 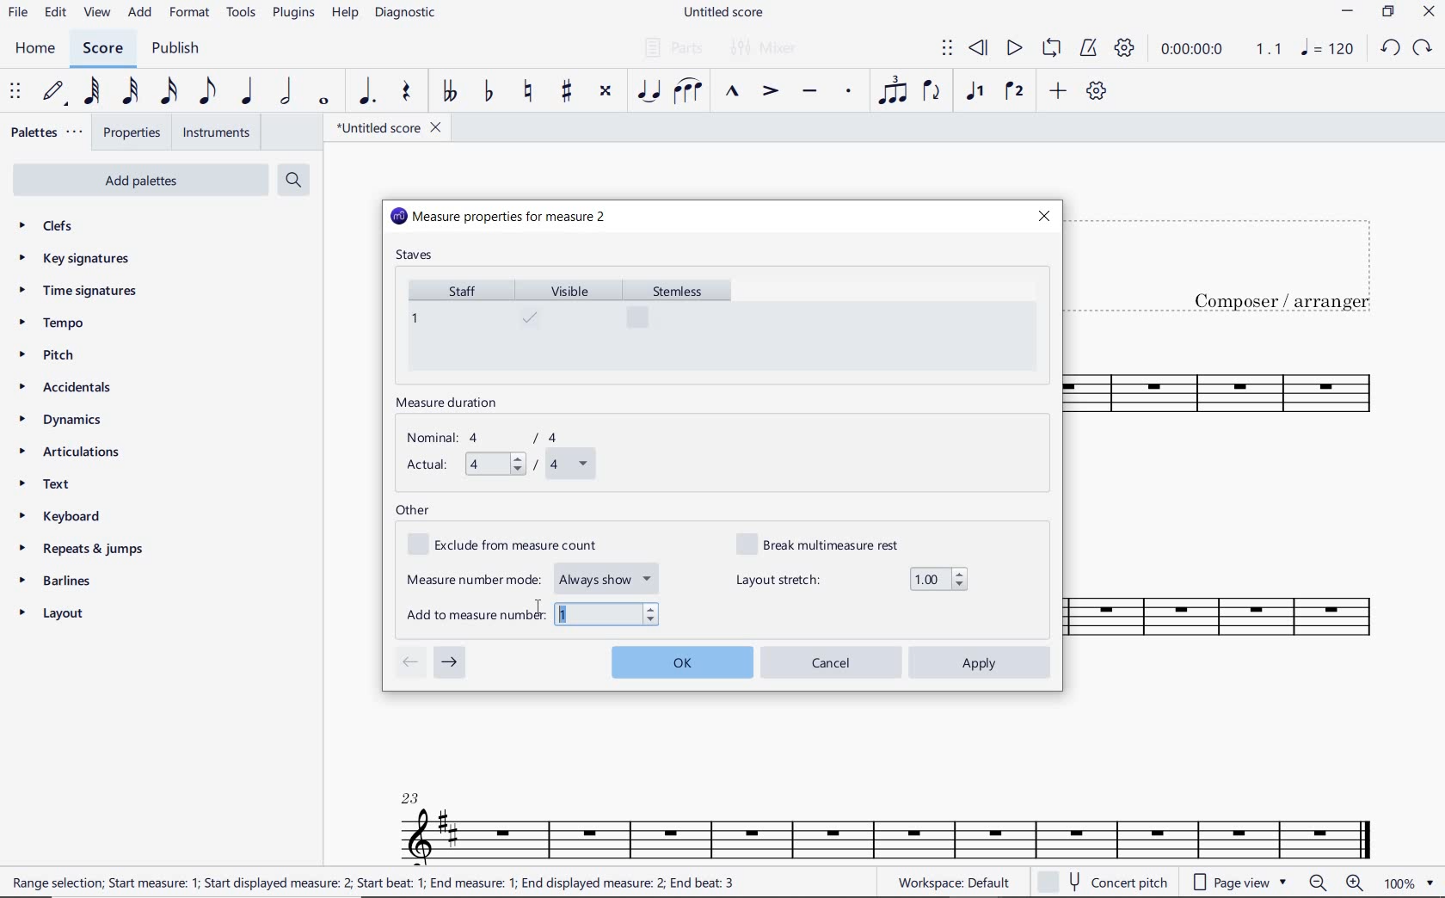 What do you see at coordinates (534, 576) in the screenshot?
I see `measure number mode` at bounding box center [534, 576].